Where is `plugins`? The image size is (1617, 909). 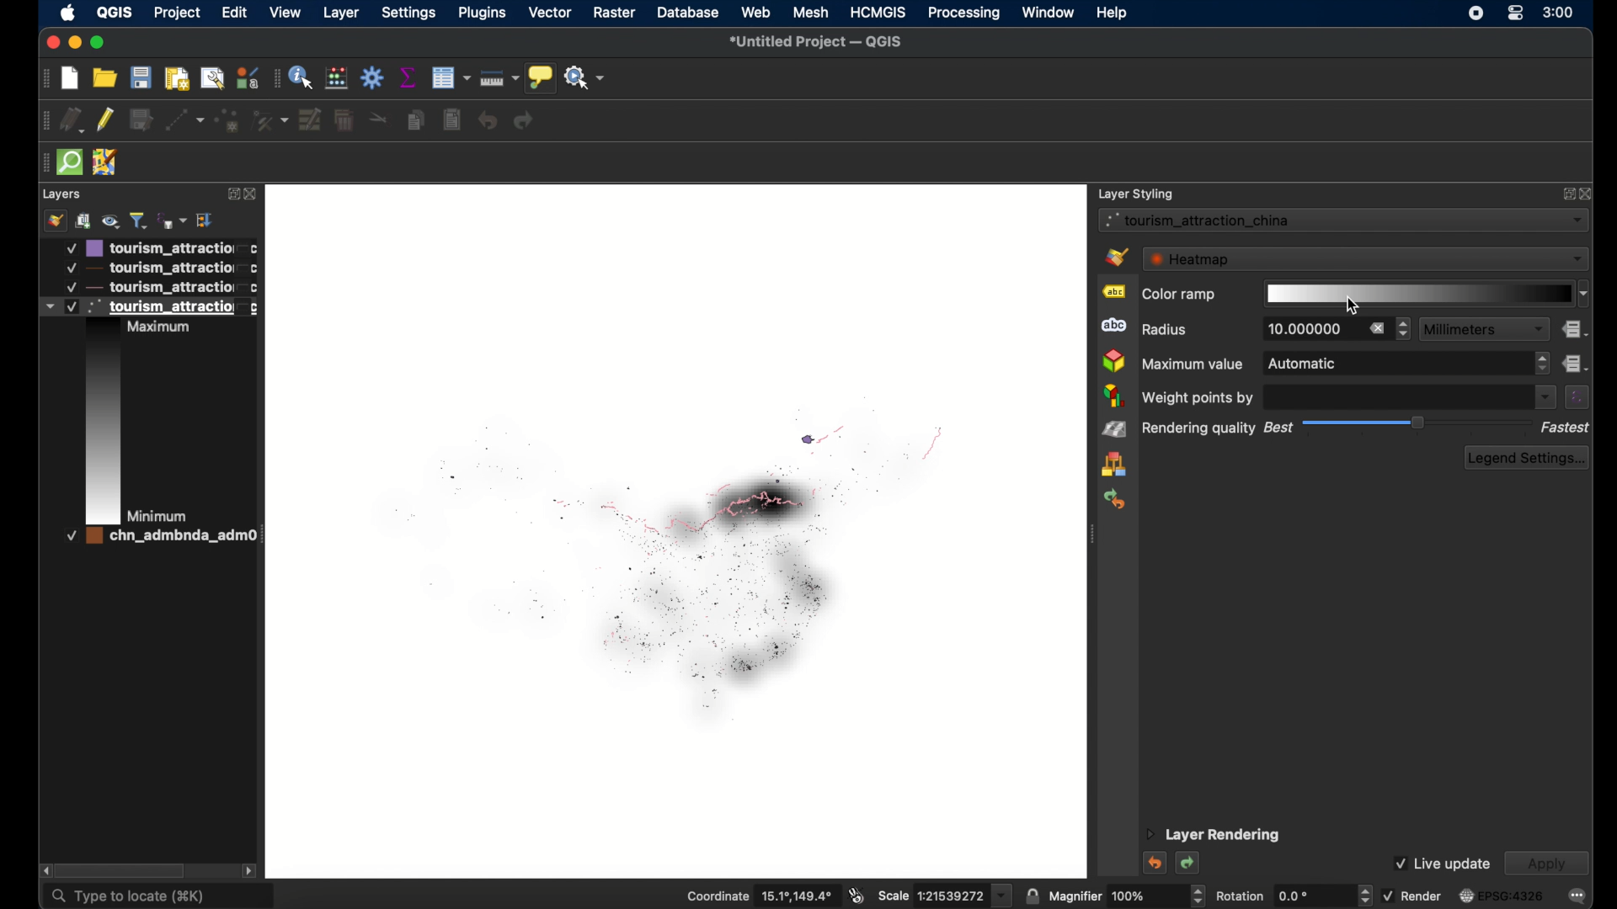
plugins is located at coordinates (483, 14).